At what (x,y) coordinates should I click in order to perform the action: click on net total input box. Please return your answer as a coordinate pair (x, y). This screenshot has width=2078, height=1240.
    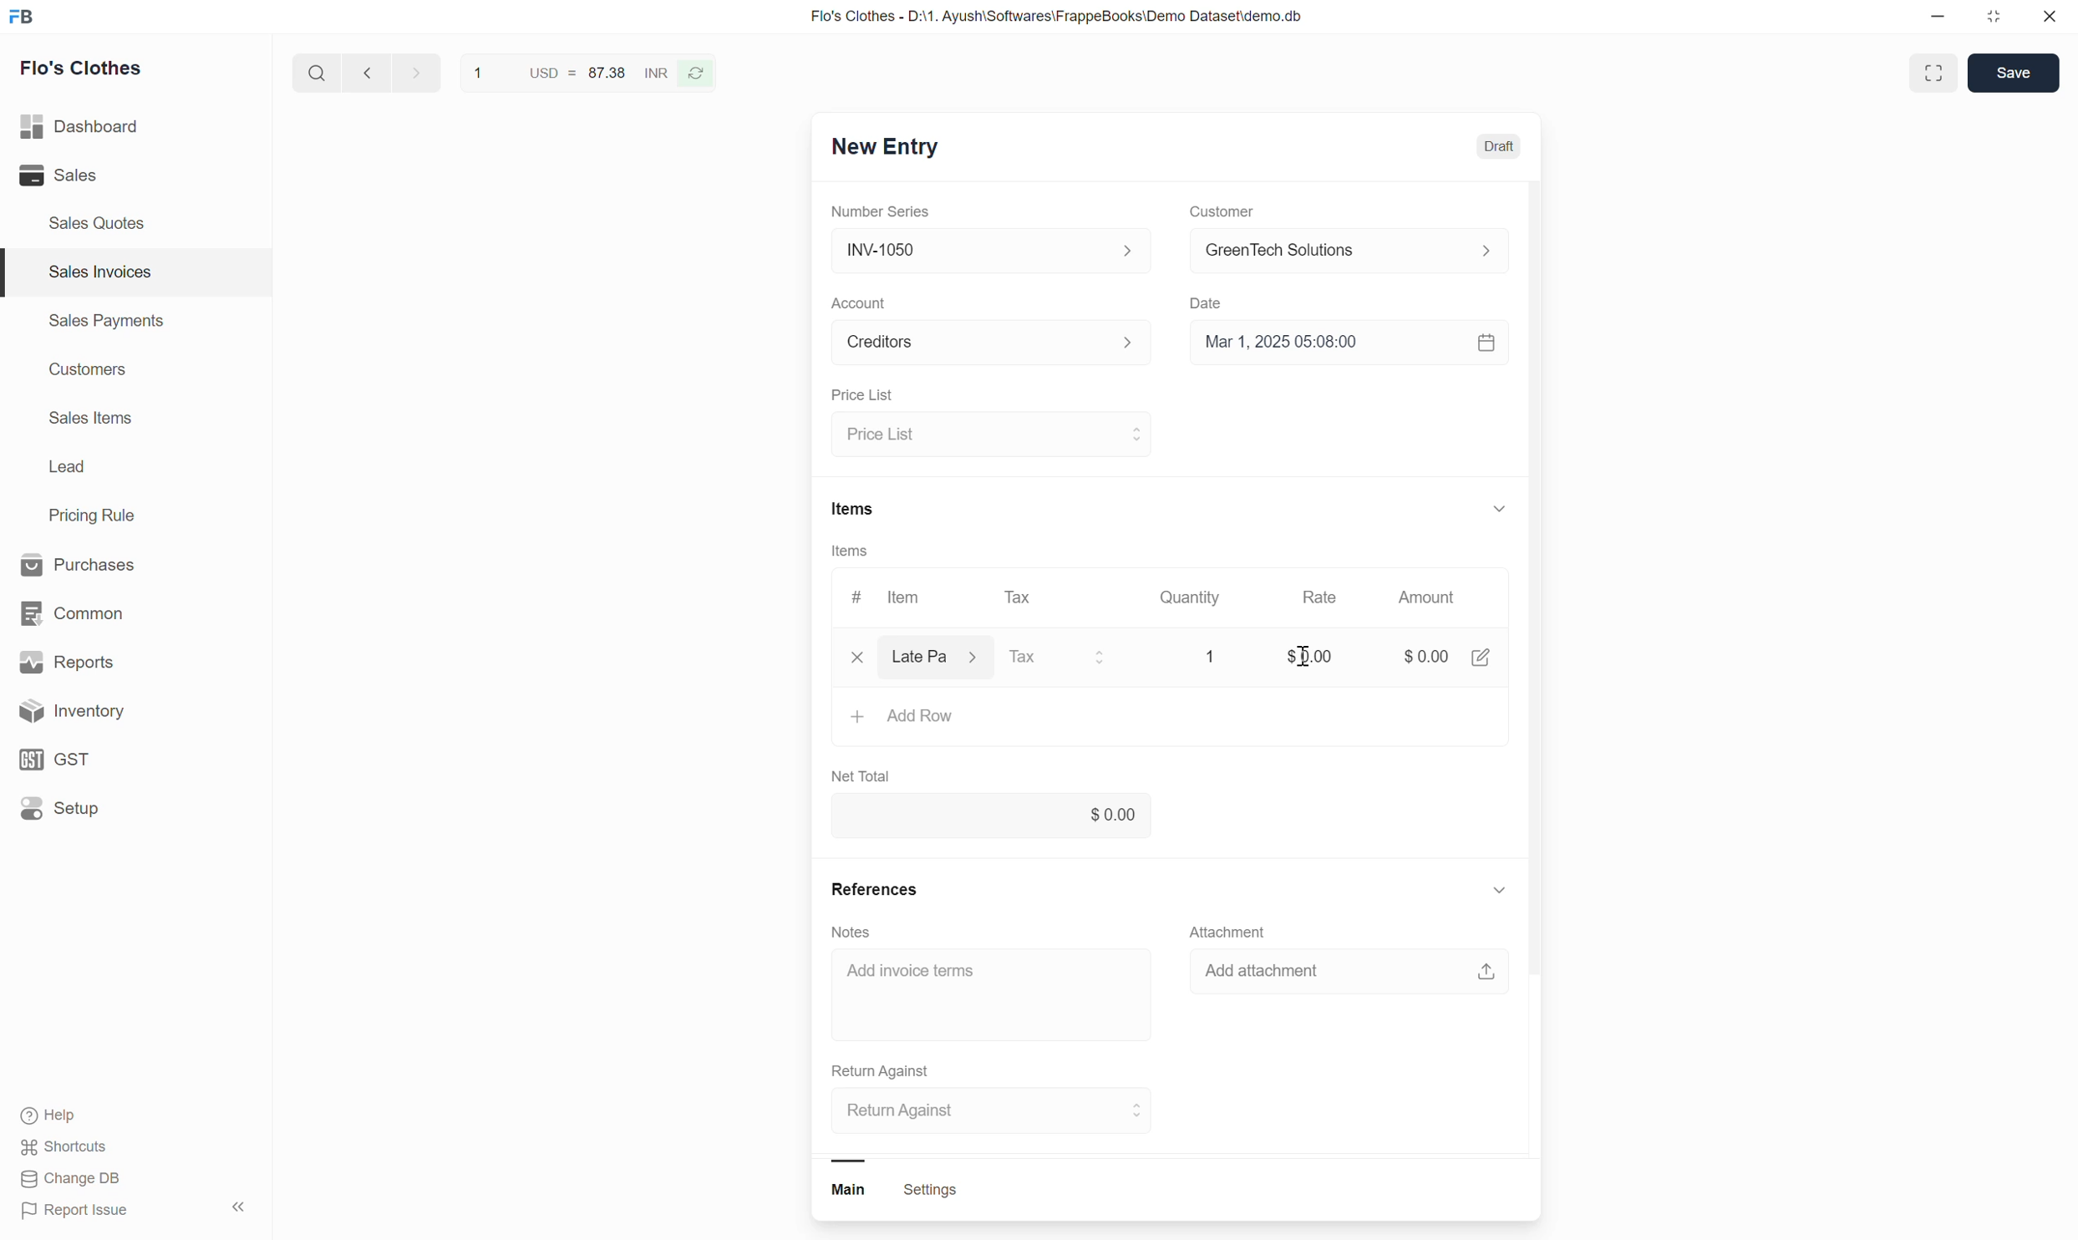
    Looking at the image, I should click on (1152, 814).